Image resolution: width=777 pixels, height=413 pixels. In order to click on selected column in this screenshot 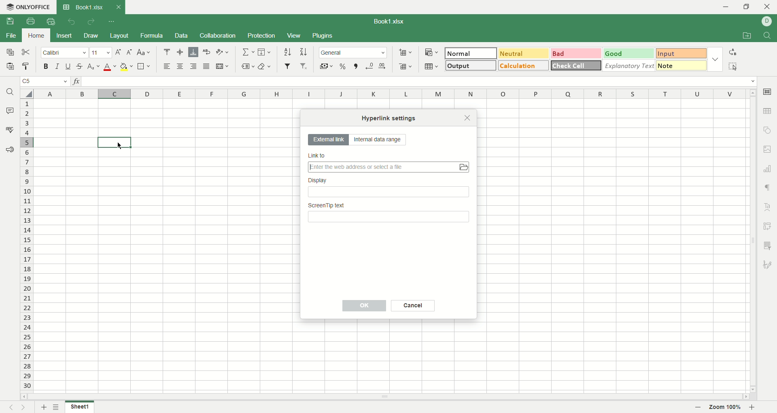, I will do `click(115, 93)`.